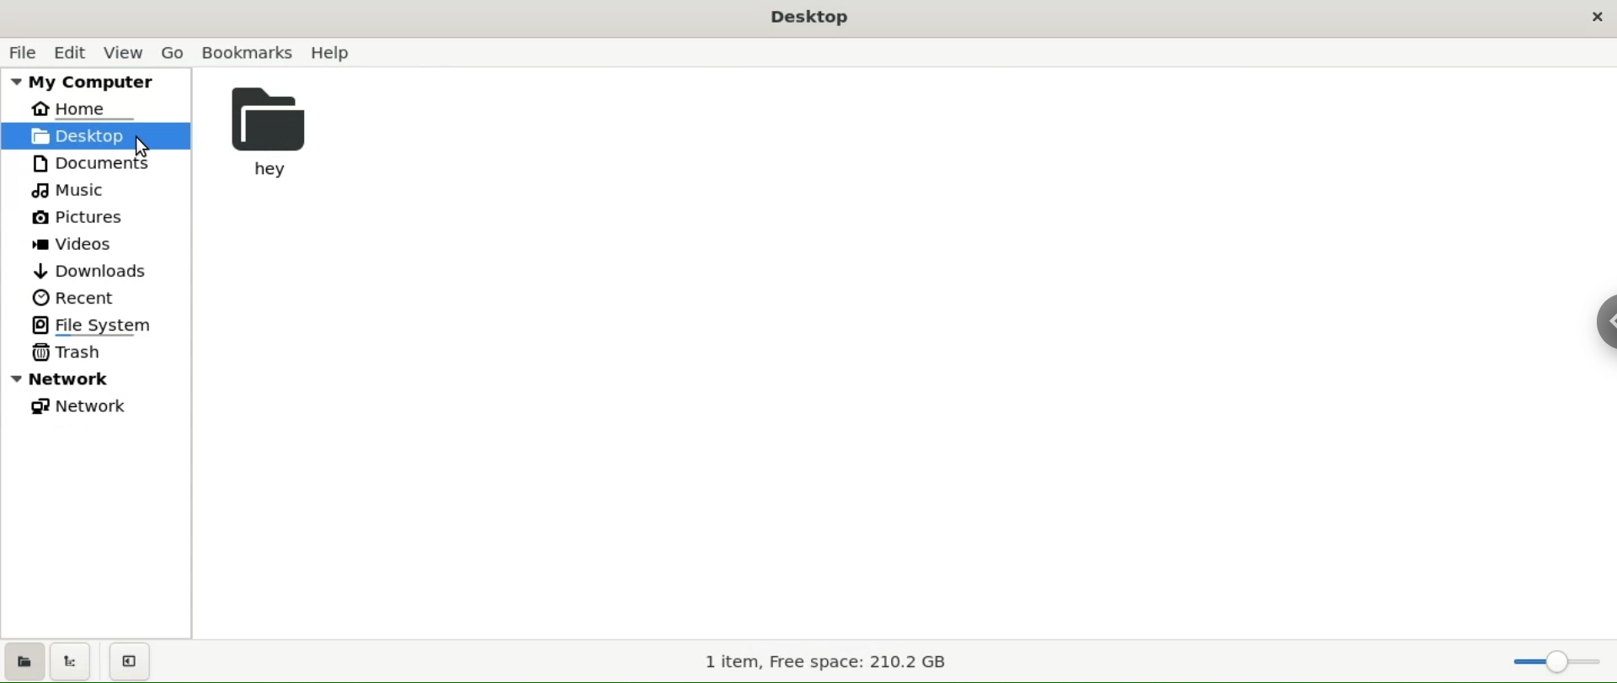 The width and height of the screenshot is (1617, 683). I want to click on network, so click(77, 405).